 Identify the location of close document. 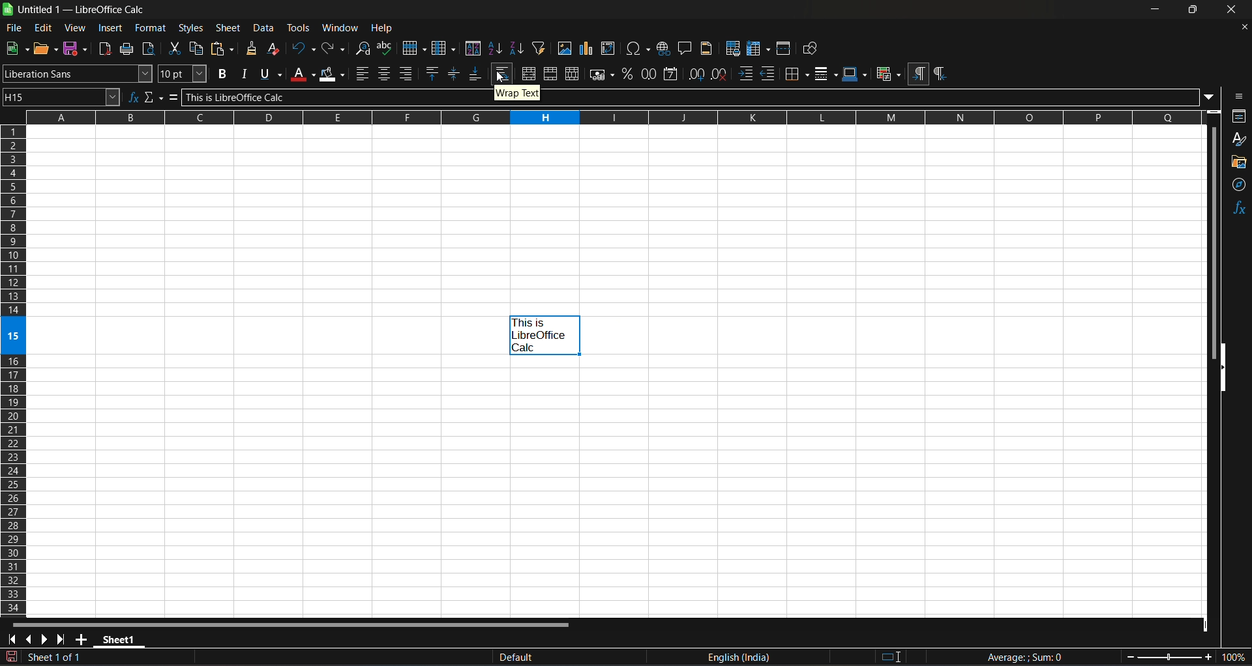
(1245, 27).